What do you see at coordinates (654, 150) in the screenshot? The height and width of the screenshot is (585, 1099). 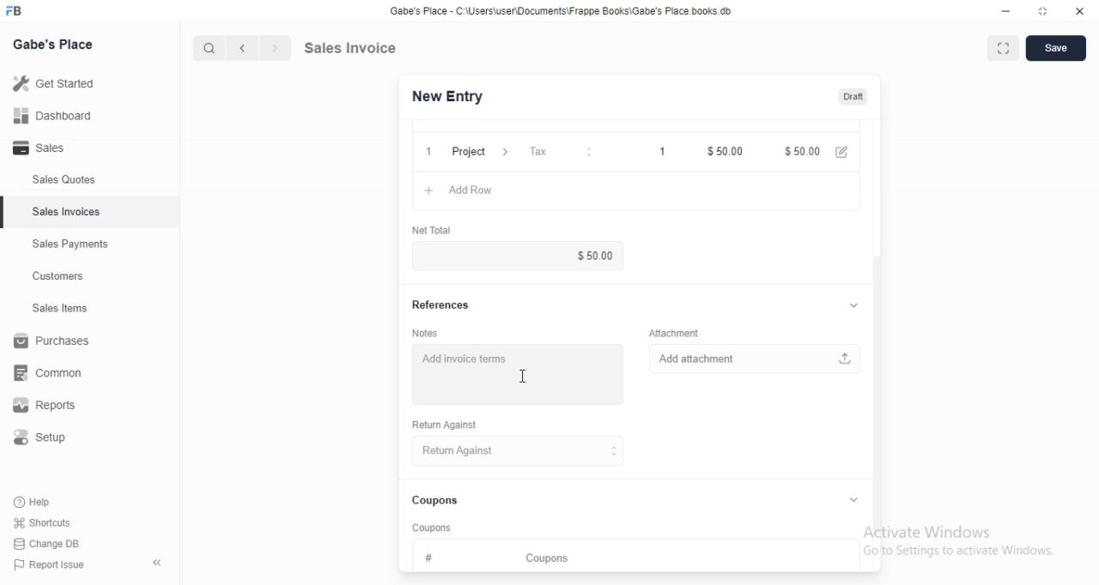 I see `1` at bounding box center [654, 150].